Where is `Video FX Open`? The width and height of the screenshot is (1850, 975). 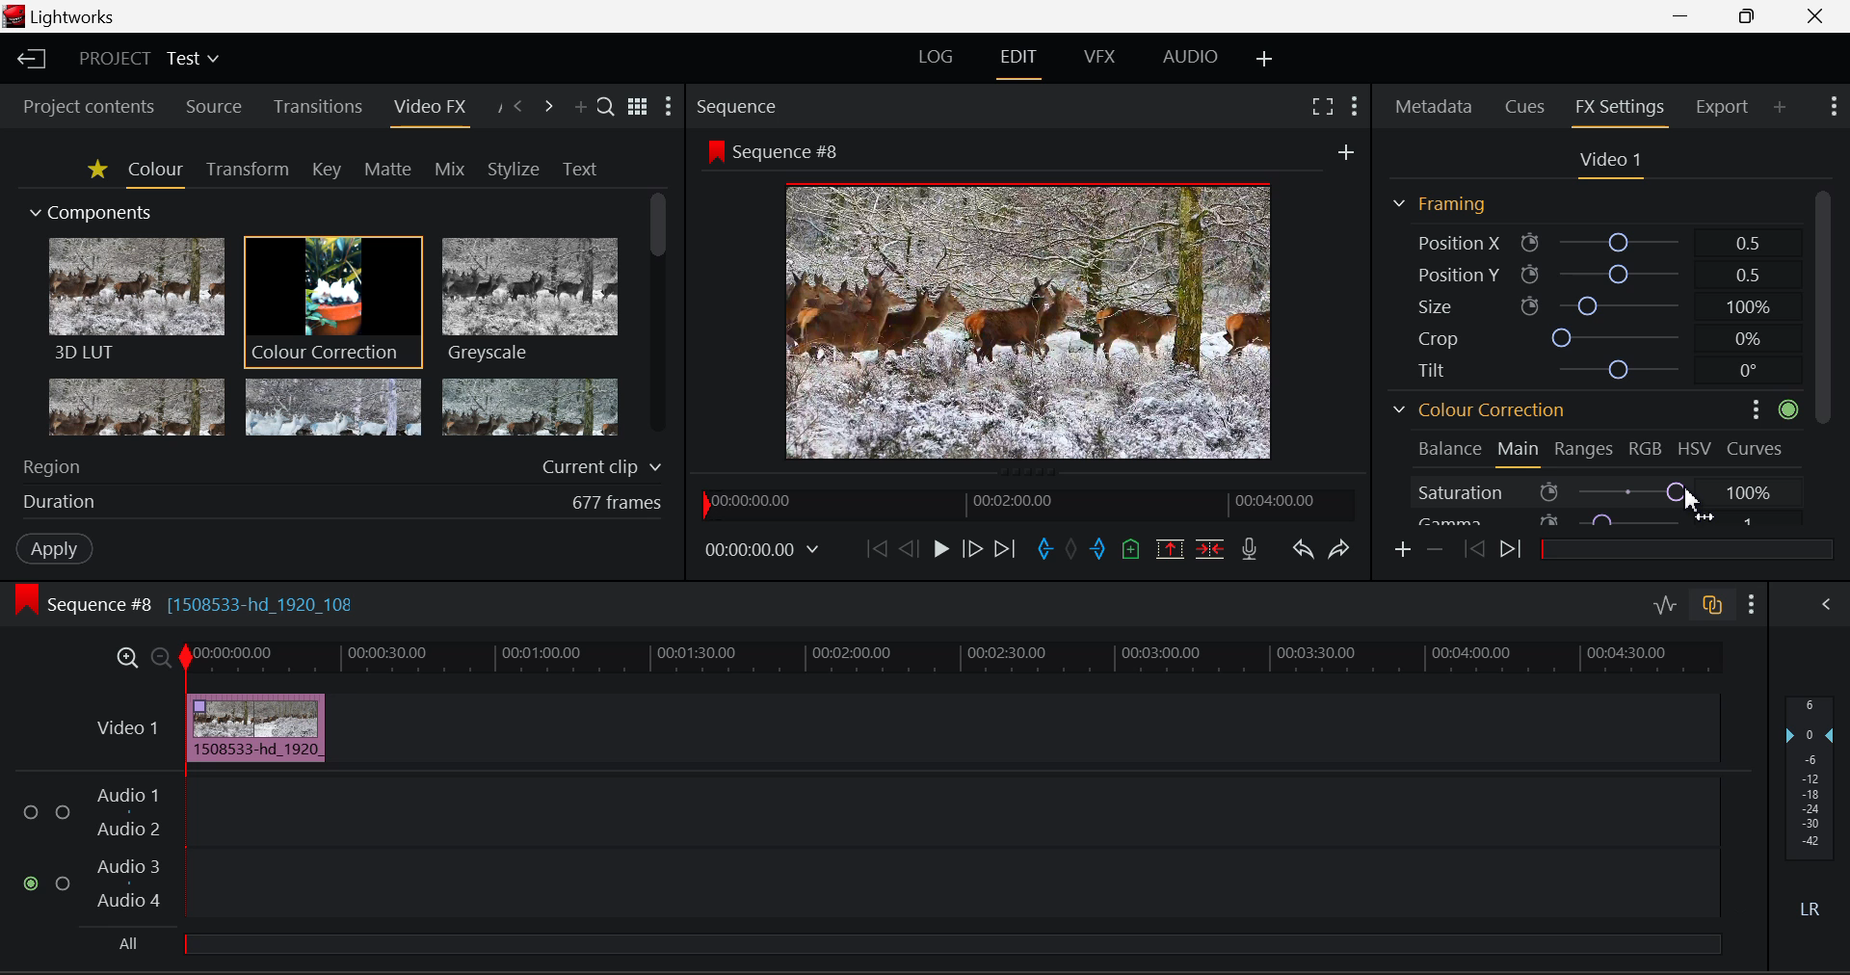 Video FX Open is located at coordinates (432, 111).